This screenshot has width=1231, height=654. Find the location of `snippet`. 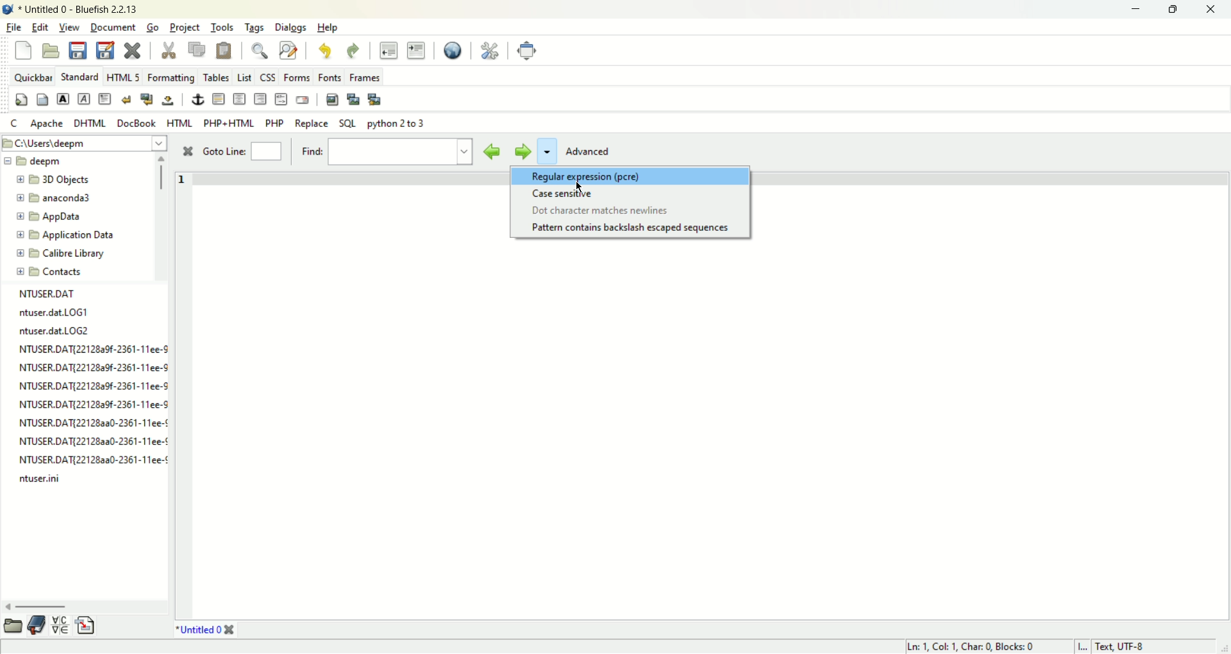

snippet is located at coordinates (86, 627).